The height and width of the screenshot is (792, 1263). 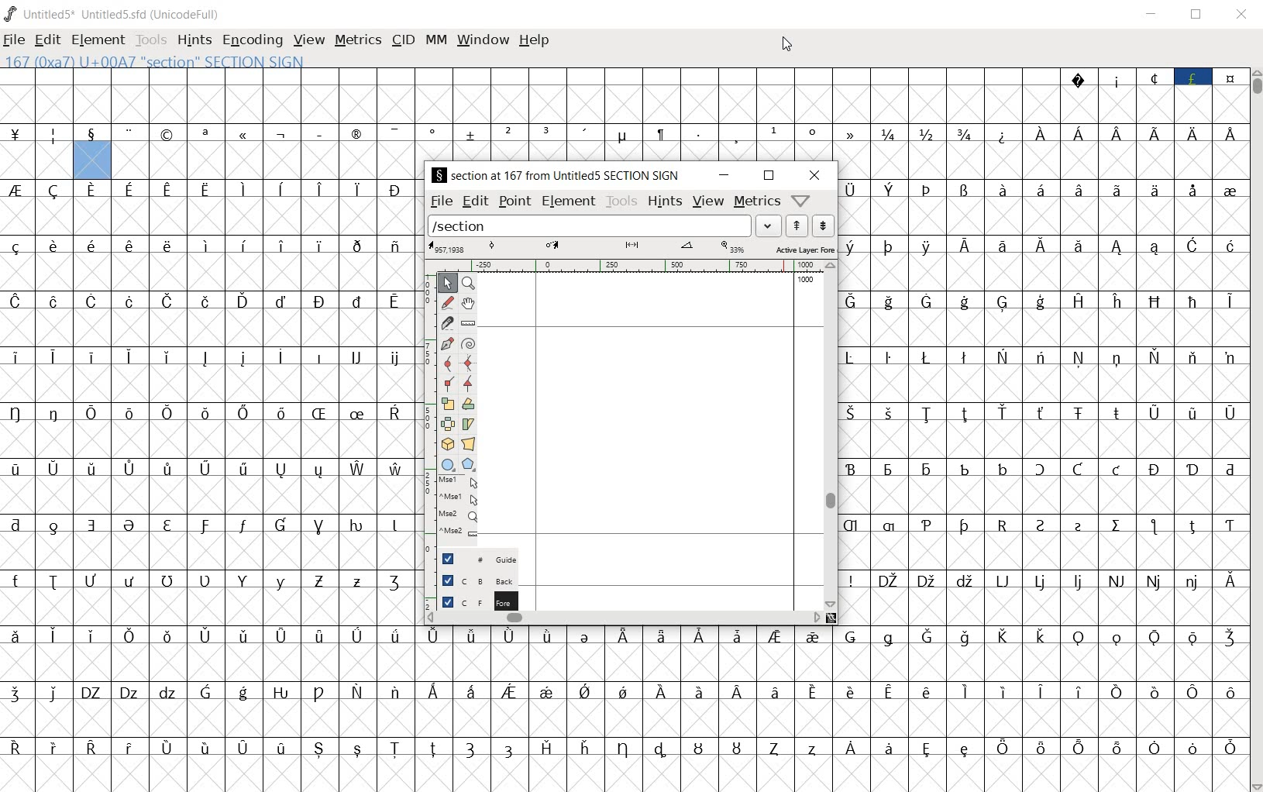 I want to click on empty cells, so click(x=209, y=440).